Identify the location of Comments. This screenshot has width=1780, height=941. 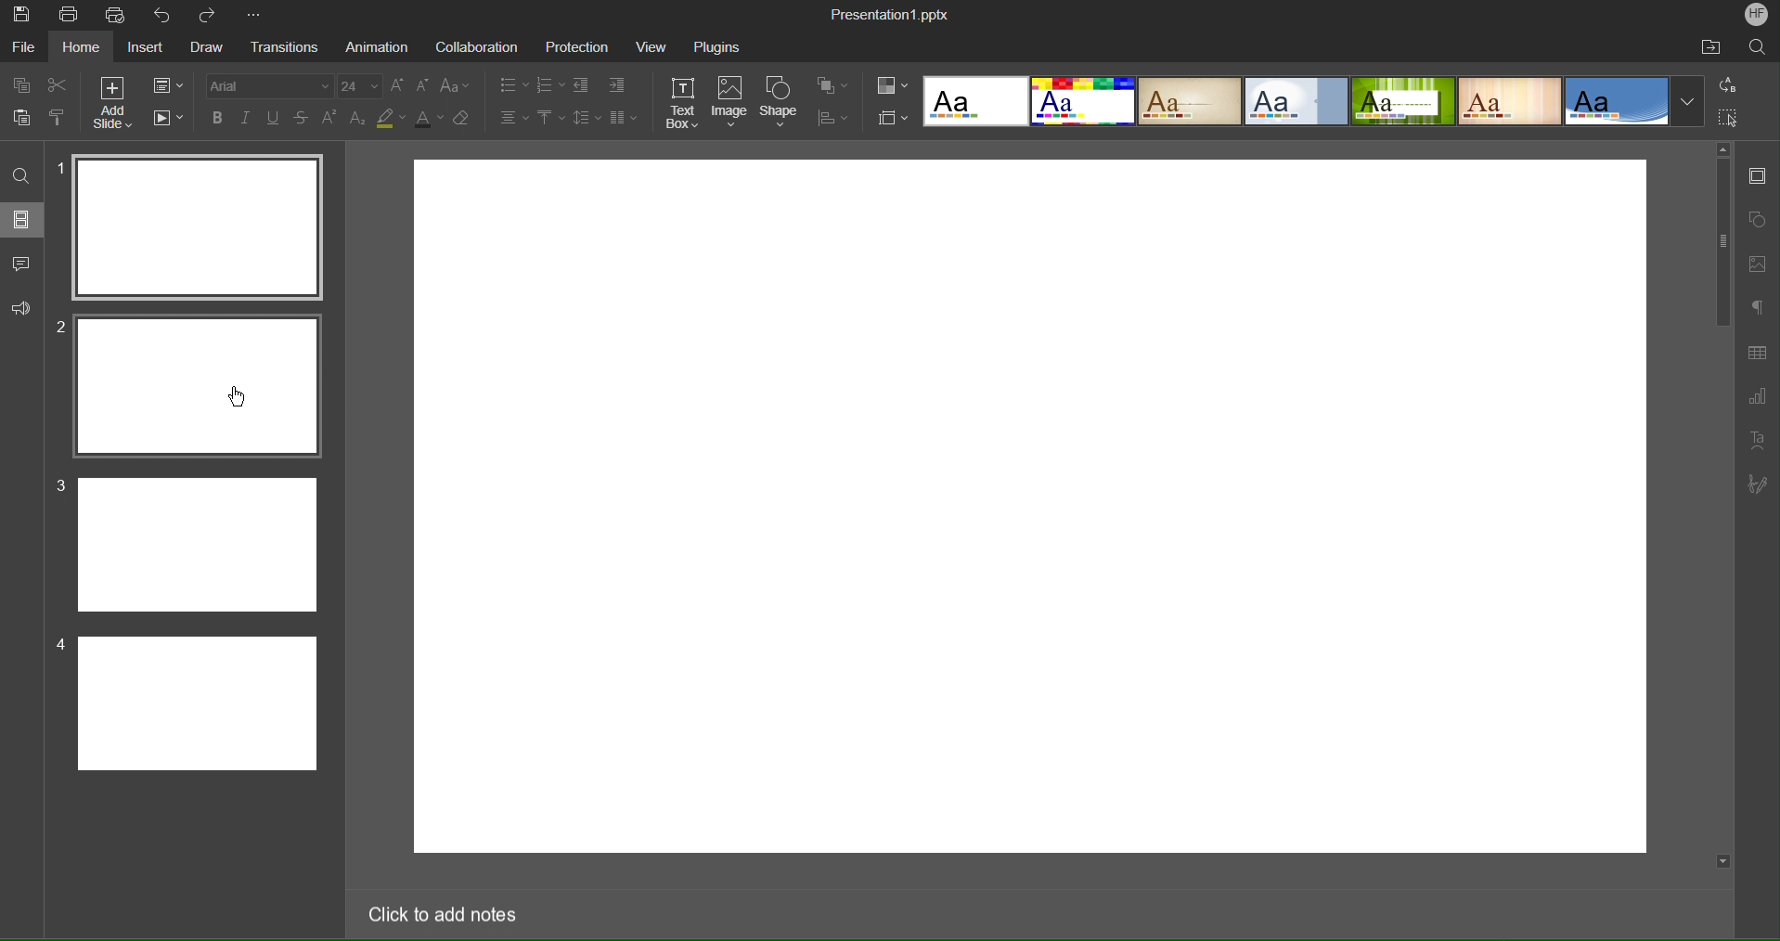
(22, 264).